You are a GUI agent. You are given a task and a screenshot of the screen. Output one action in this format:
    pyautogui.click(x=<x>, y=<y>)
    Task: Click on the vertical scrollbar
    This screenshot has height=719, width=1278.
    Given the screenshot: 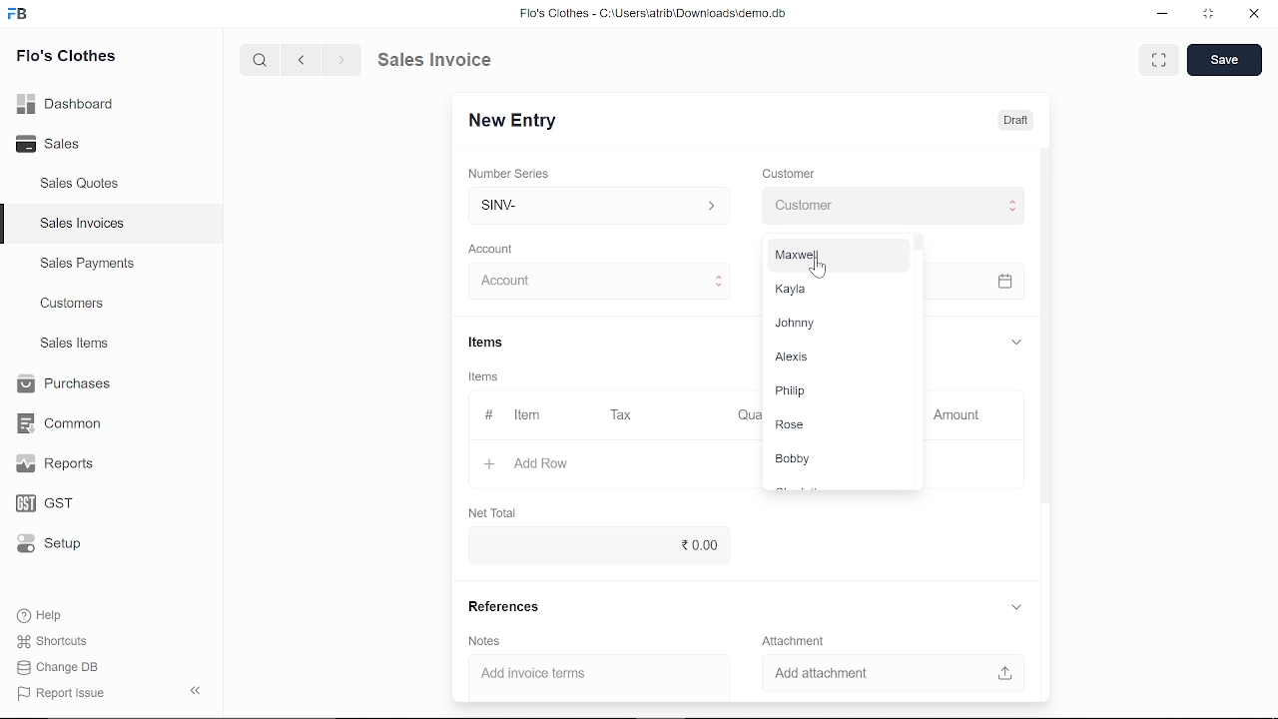 What is the action you would take?
    pyautogui.click(x=1046, y=329)
    